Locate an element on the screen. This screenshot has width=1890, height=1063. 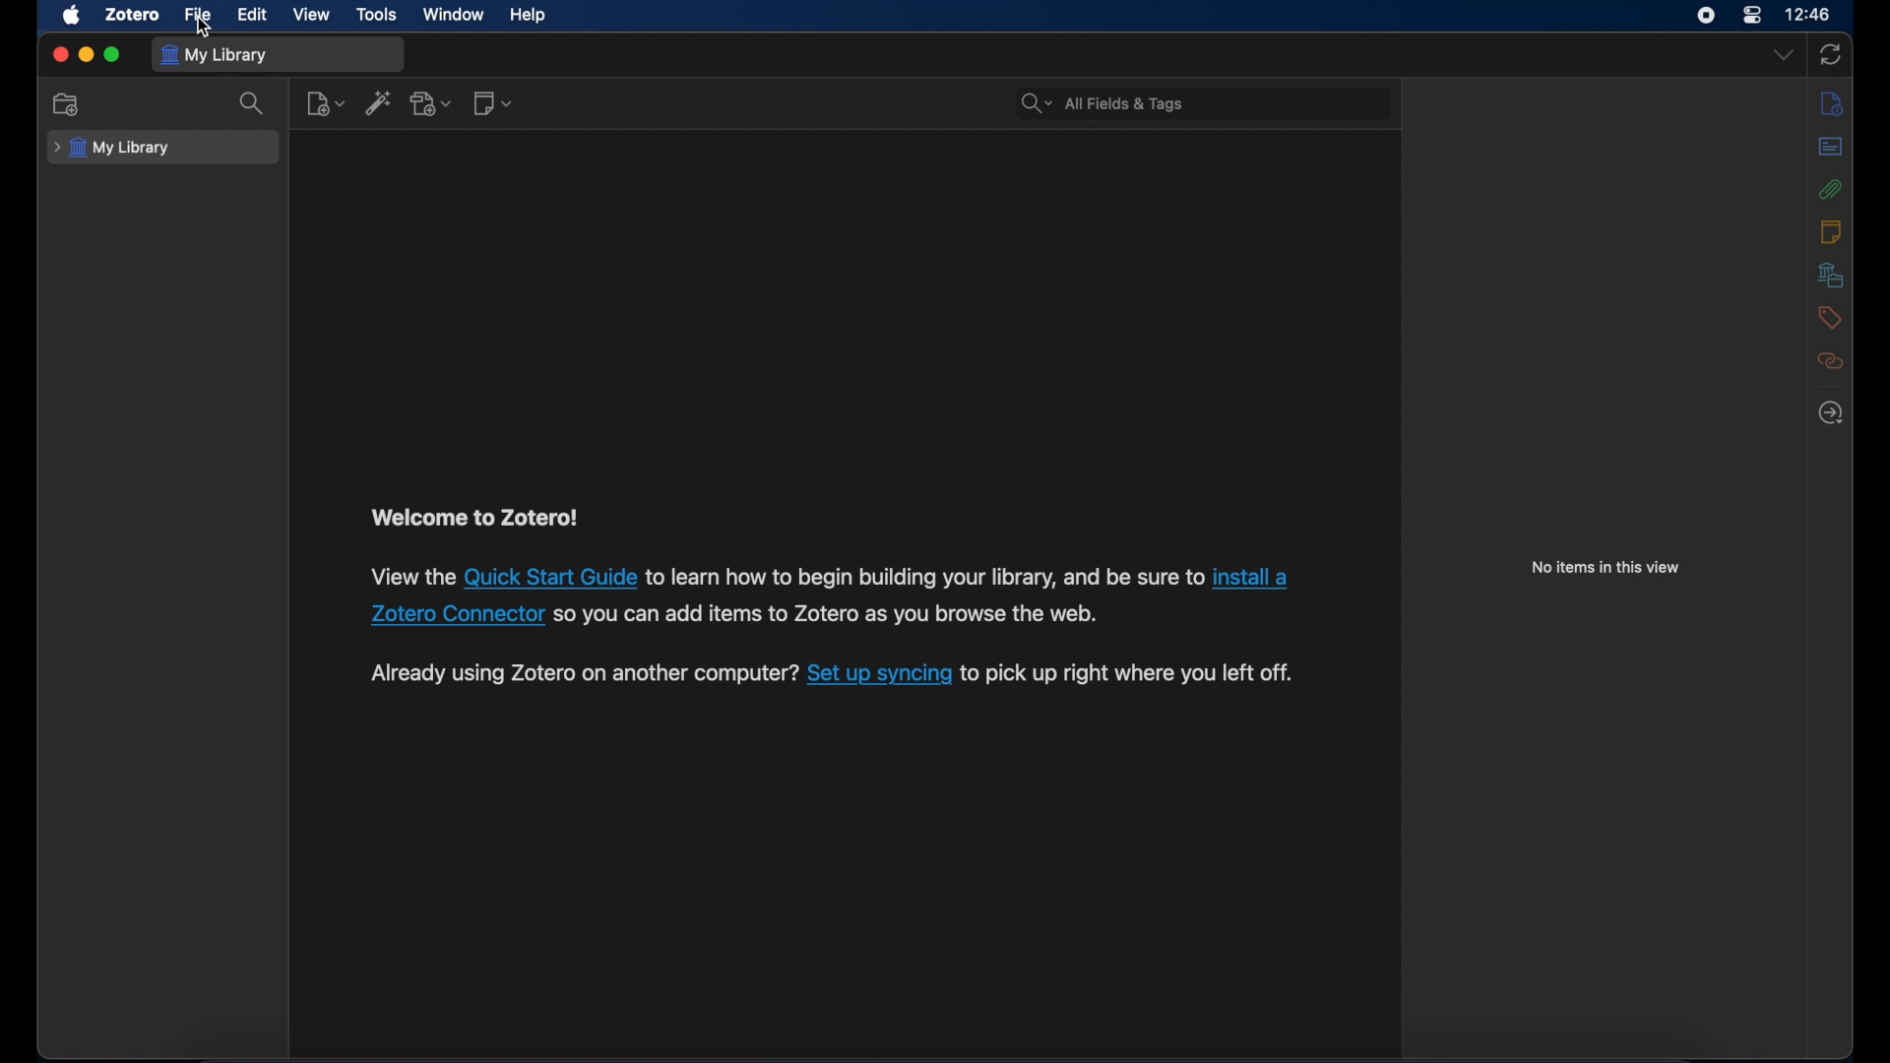
no items in this view is located at coordinates (1606, 567).